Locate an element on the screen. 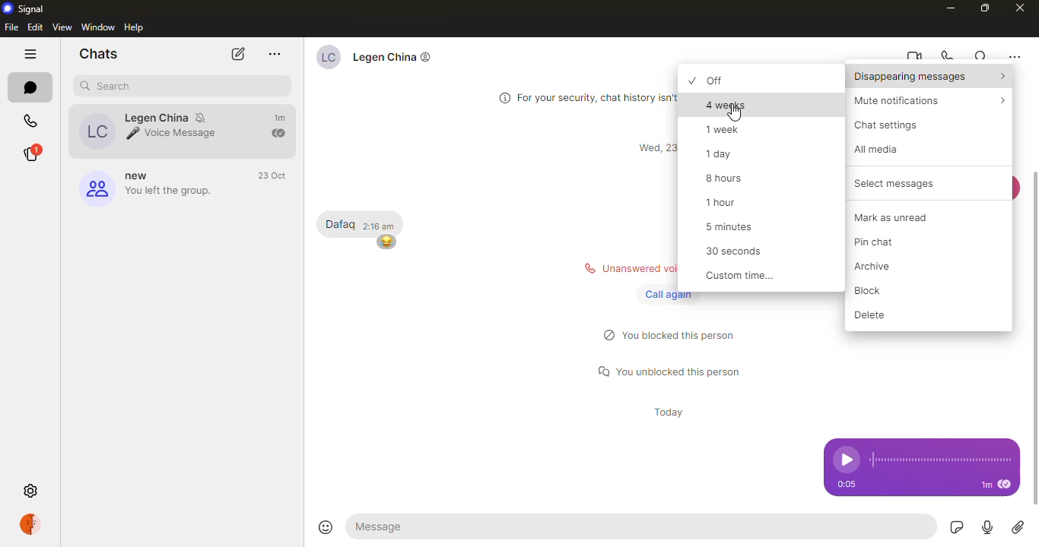 The width and height of the screenshot is (1039, 547). signal is located at coordinates (23, 8).